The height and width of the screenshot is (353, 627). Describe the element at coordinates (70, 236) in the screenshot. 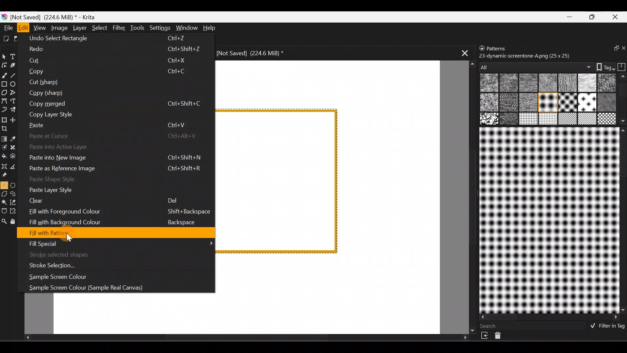

I see `Cursor on Fill with pattern` at that location.